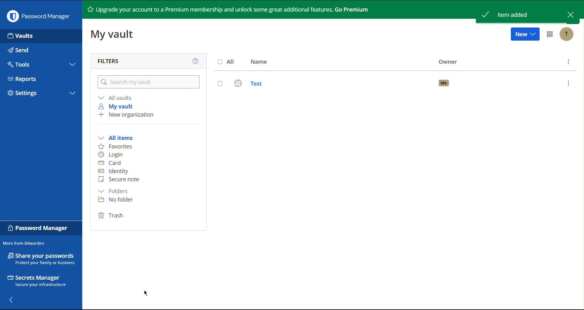 The height and width of the screenshot is (310, 584). Describe the element at coordinates (551, 34) in the screenshot. I see `Options` at that location.